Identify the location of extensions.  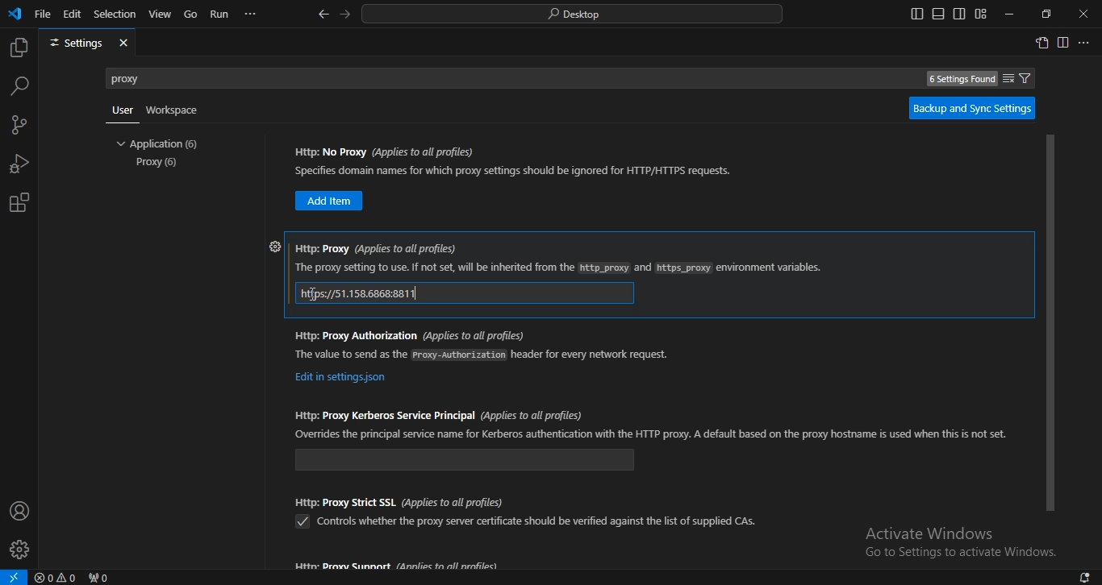
(21, 203).